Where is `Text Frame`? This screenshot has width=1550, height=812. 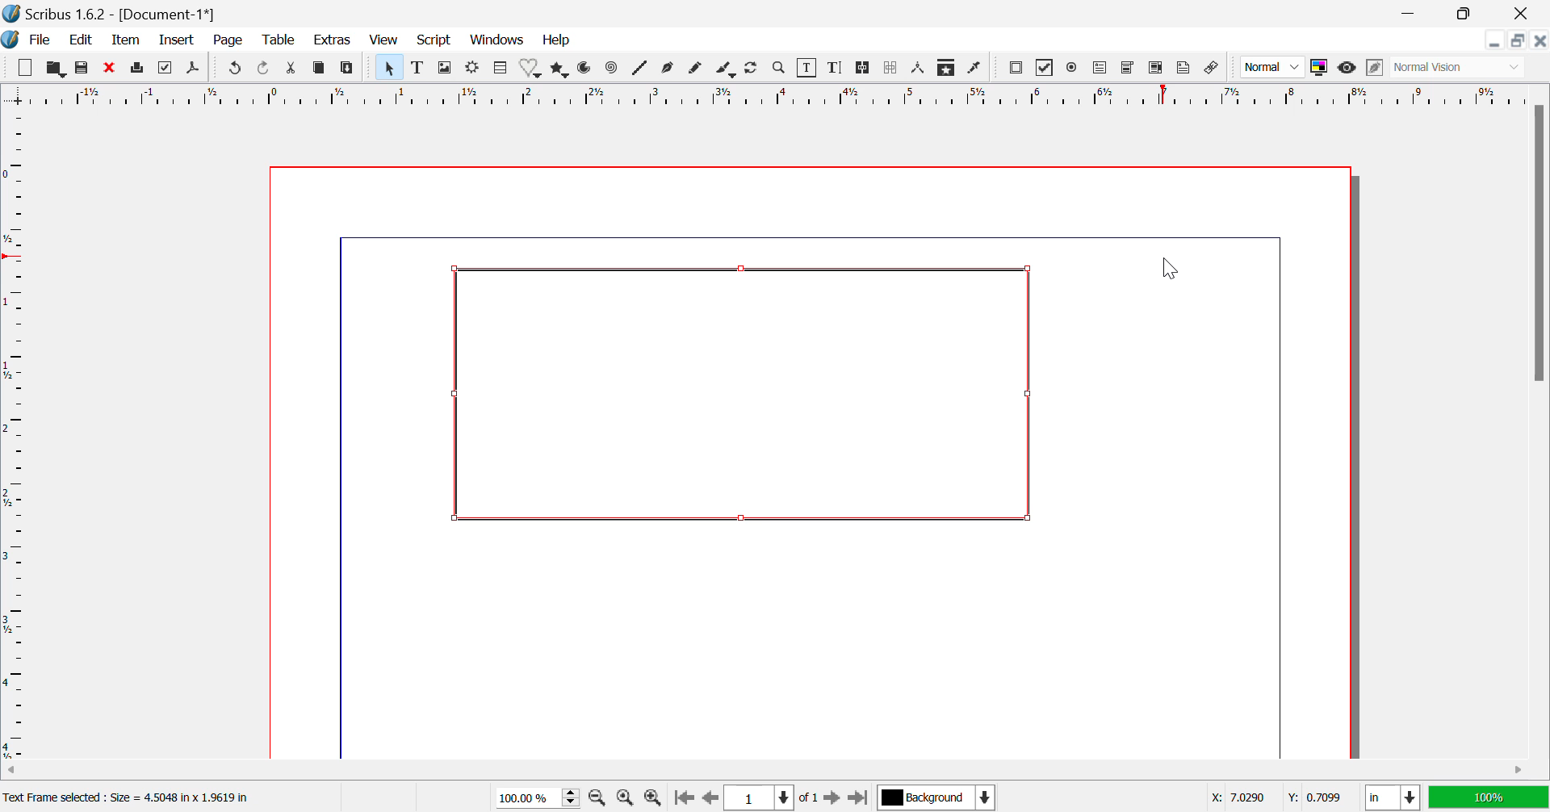
Text Frame is located at coordinates (418, 69).